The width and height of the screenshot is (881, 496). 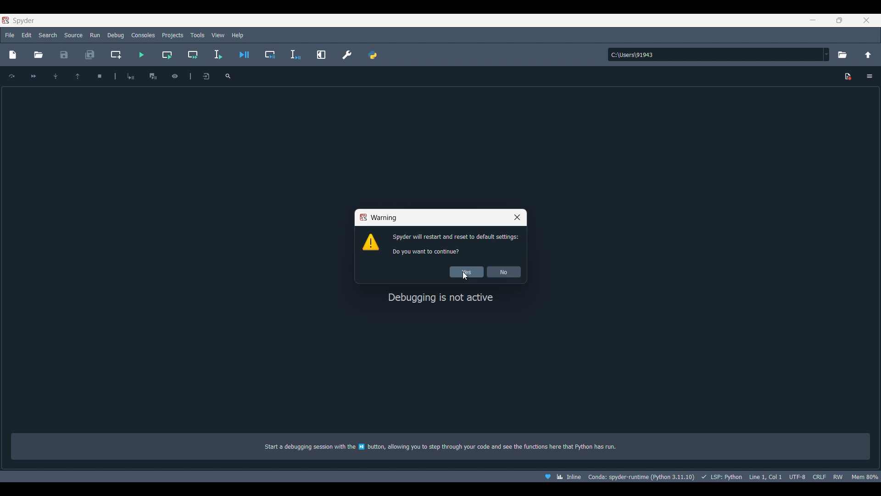 I want to click on Preferences, so click(x=346, y=55).